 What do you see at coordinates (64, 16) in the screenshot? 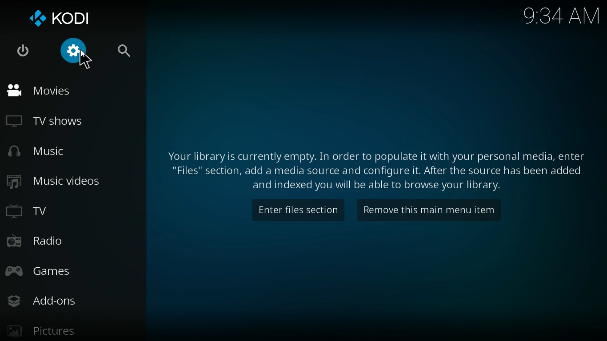
I see `kodi logo` at bounding box center [64, 16].